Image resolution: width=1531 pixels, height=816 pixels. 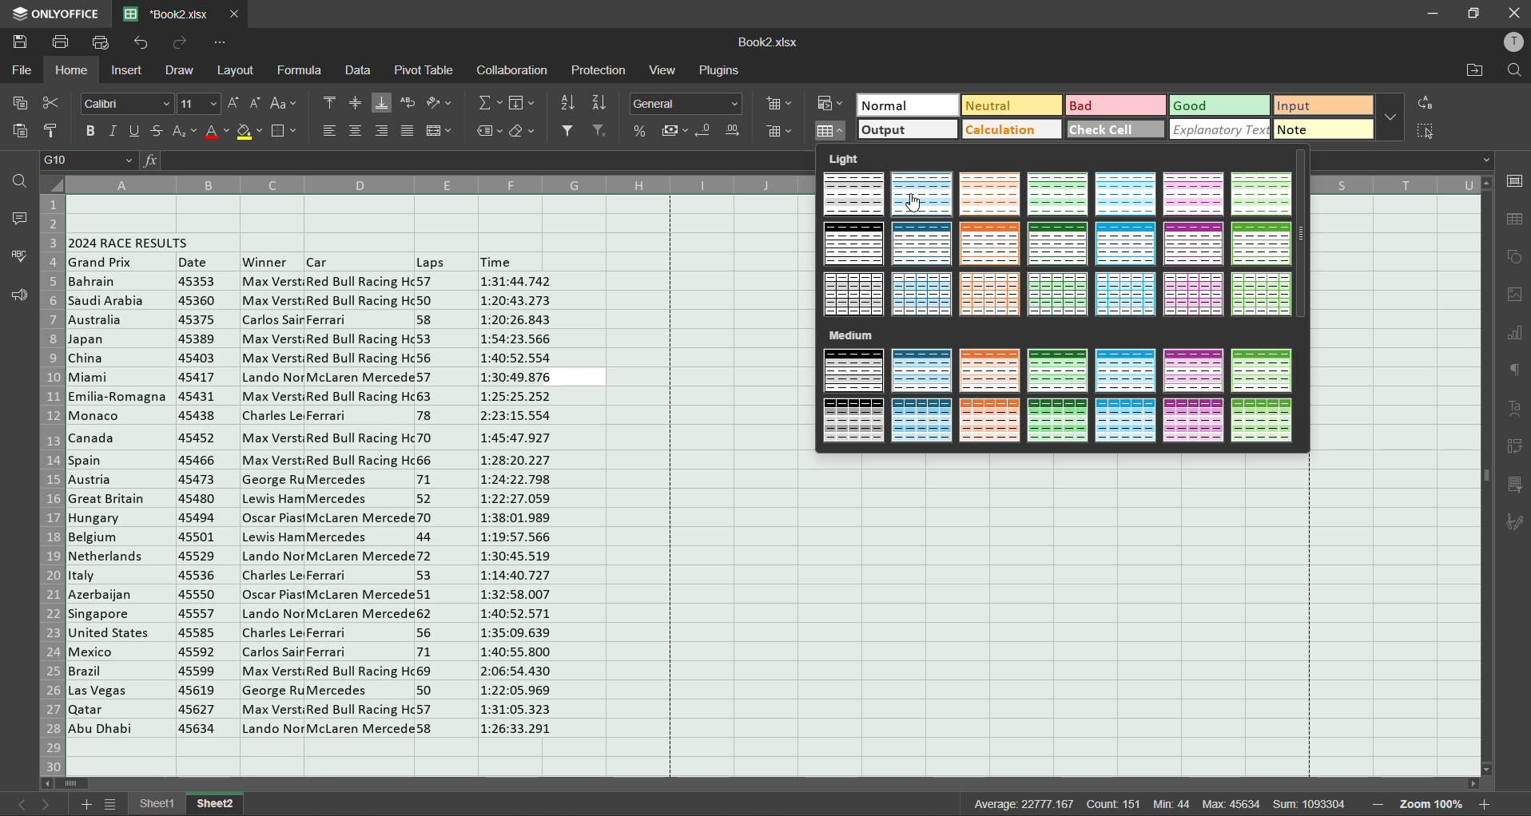 What do you see at coordinates (323, 262) in the screenshot?
I see `` at bounding box center [323, 262].